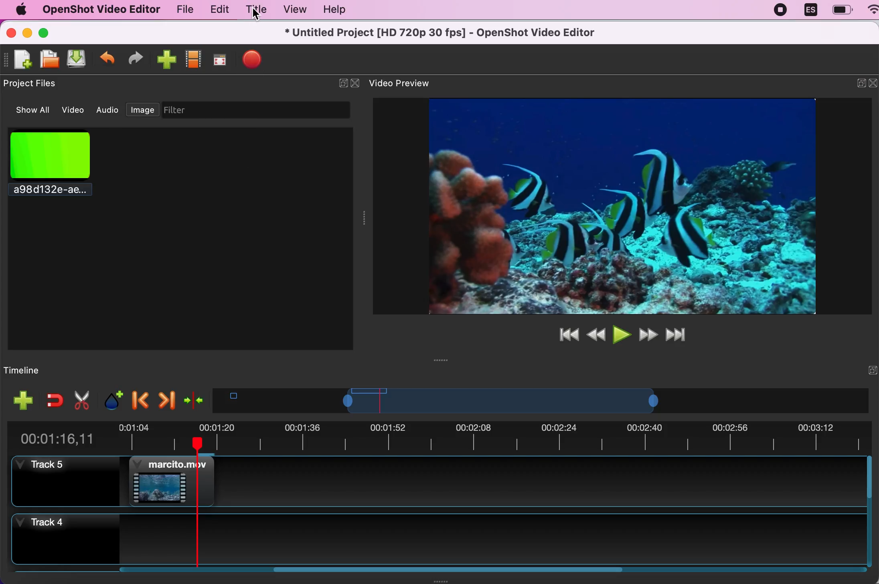 This screenshot has height=584, width=879. Describe the element at coordinates (441, 541) in the screenshot. I see `track 4` at that location.